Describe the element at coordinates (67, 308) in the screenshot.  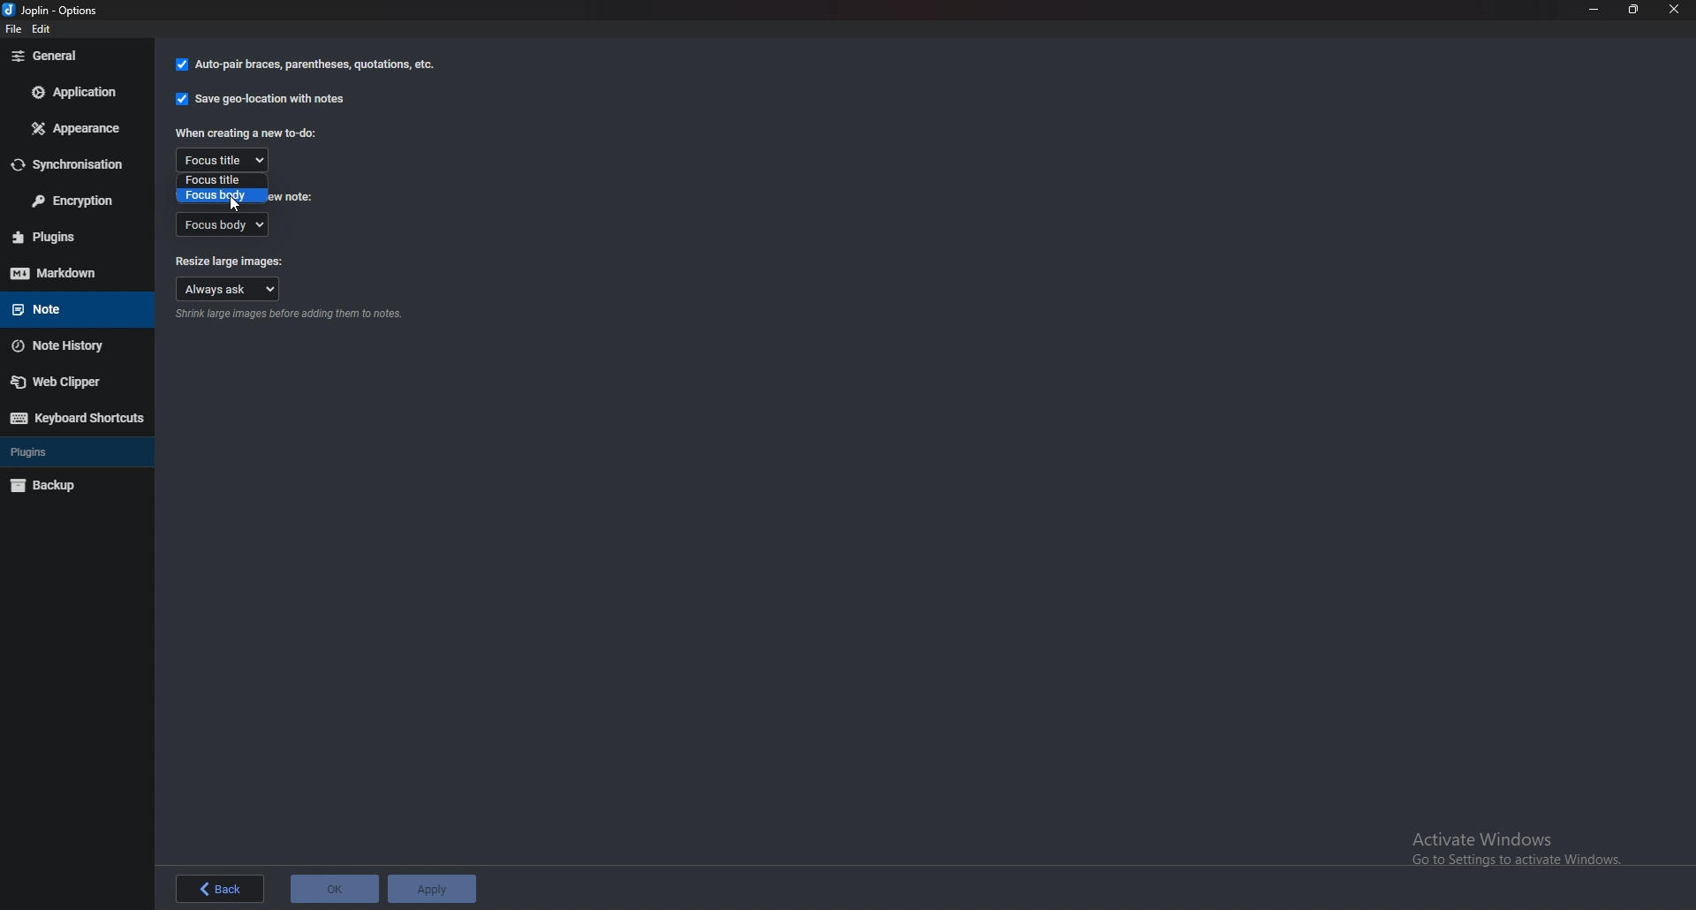
I see `note` at that location.